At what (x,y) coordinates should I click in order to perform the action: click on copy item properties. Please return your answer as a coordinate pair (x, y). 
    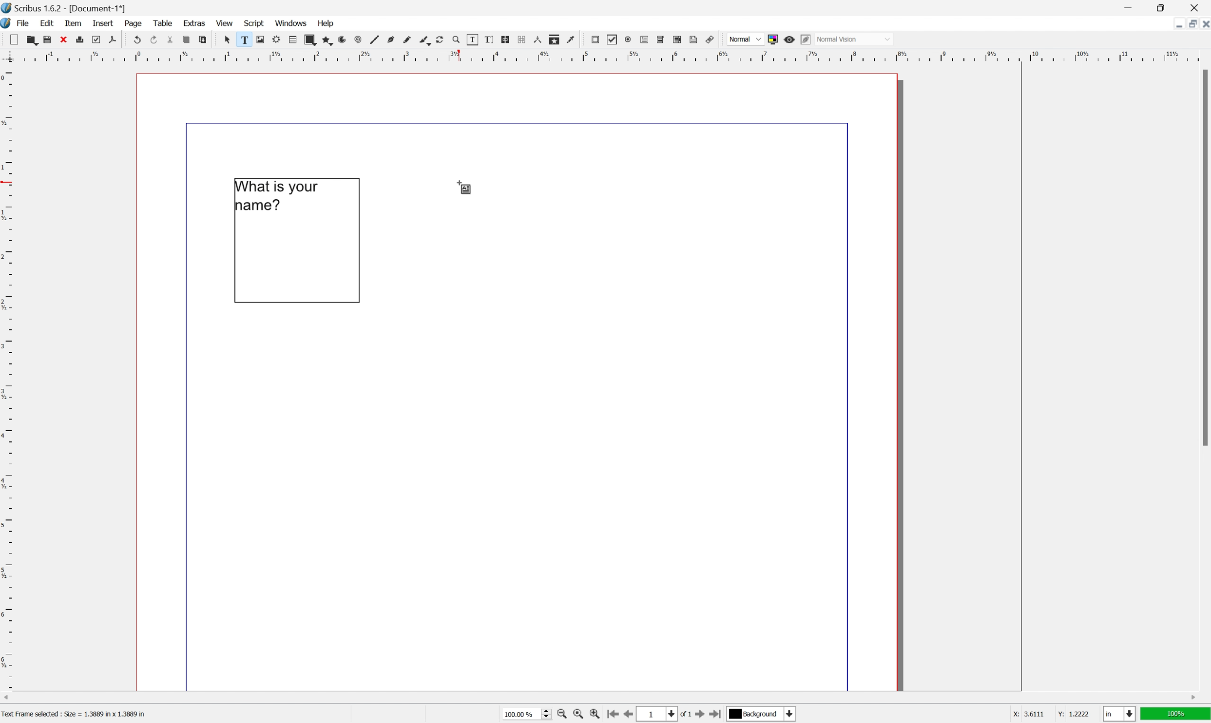
    Looking at the image, I should click on (554, 39).